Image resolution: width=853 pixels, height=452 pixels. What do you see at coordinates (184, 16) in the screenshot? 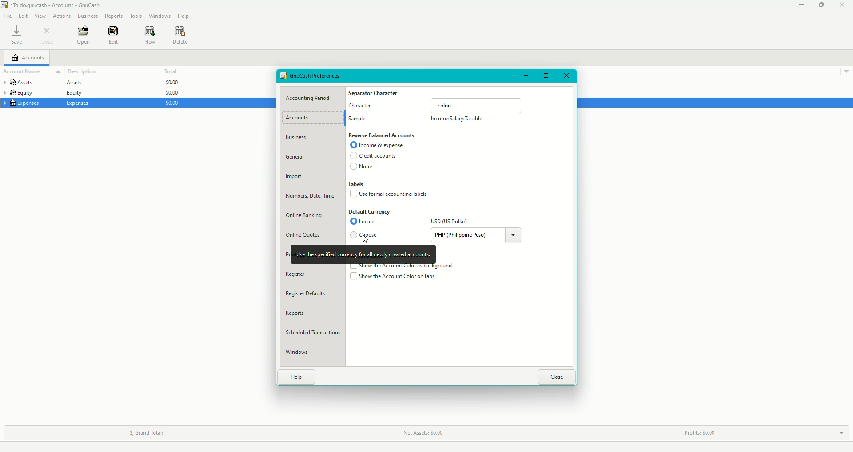
I see `Help` at bounding box center [184, 16].